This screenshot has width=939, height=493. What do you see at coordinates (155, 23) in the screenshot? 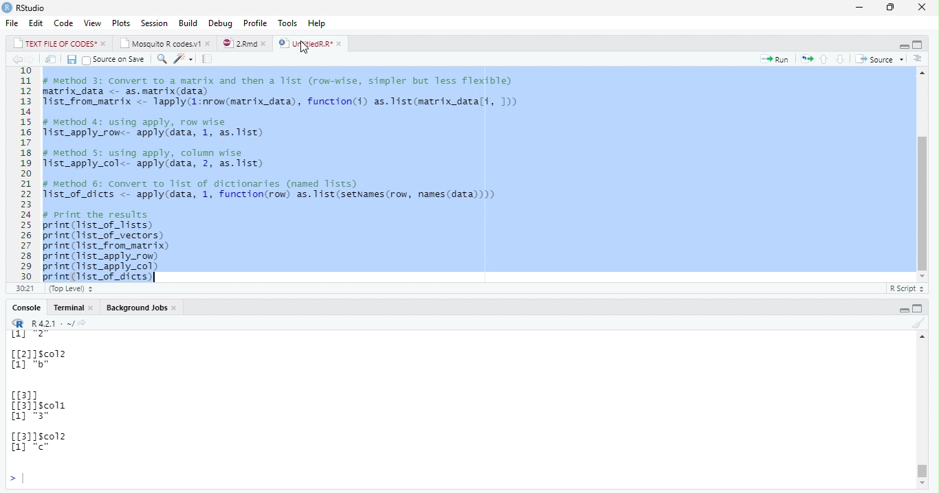
I see `Session` at bounding box center [155, 23].